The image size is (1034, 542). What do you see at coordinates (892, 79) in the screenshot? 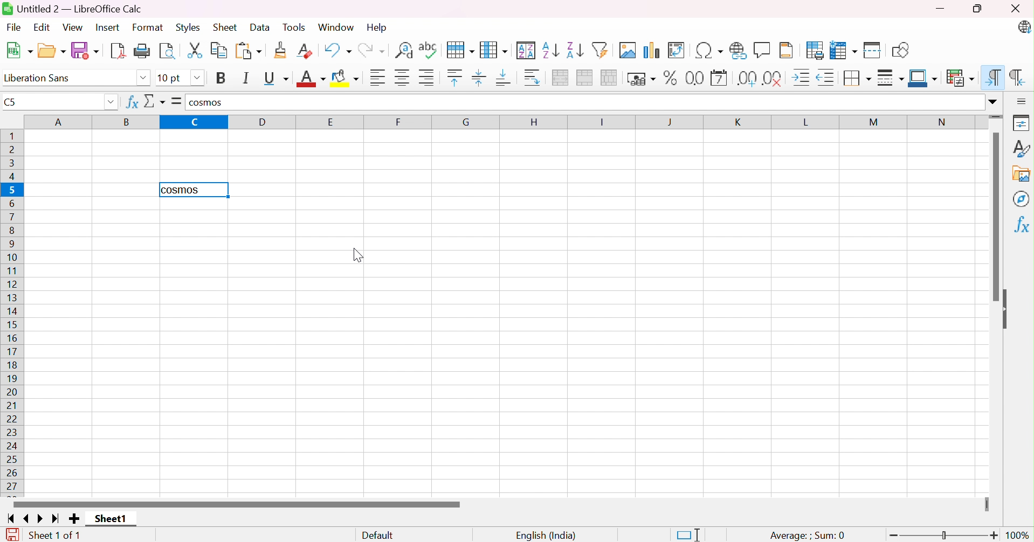
I see `Border Style` at bounding box center [892, 79].